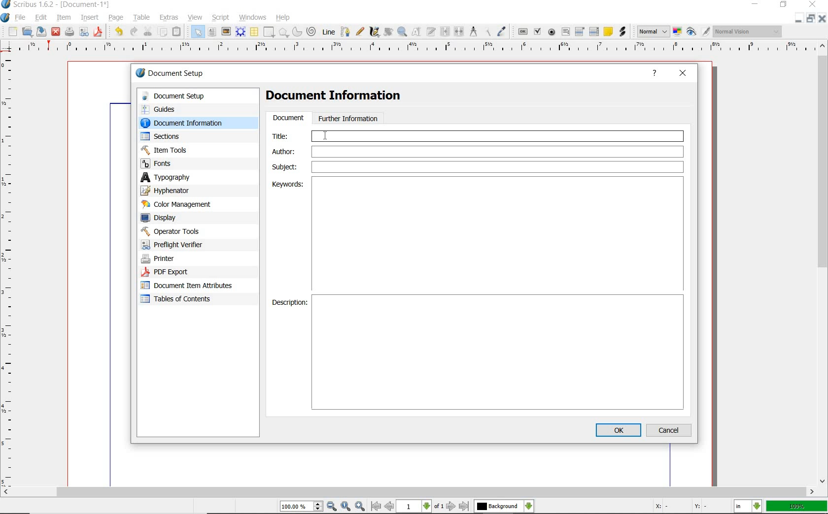 The image size is (828, 514). Describe the element at coordinates (191, 123) in the screenshot. I see `document information` at that location.